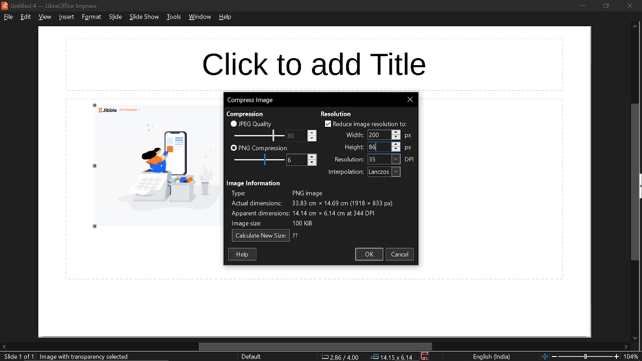 This screenshot has height=361, width=642. Describe the element at coordinates (633, 357) in the screenshot. I see `current zoom` at that location.